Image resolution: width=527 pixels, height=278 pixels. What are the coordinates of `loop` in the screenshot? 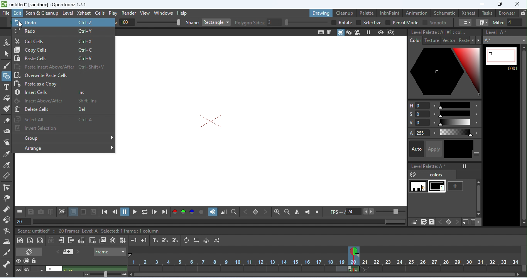 It's located at (144, 211).